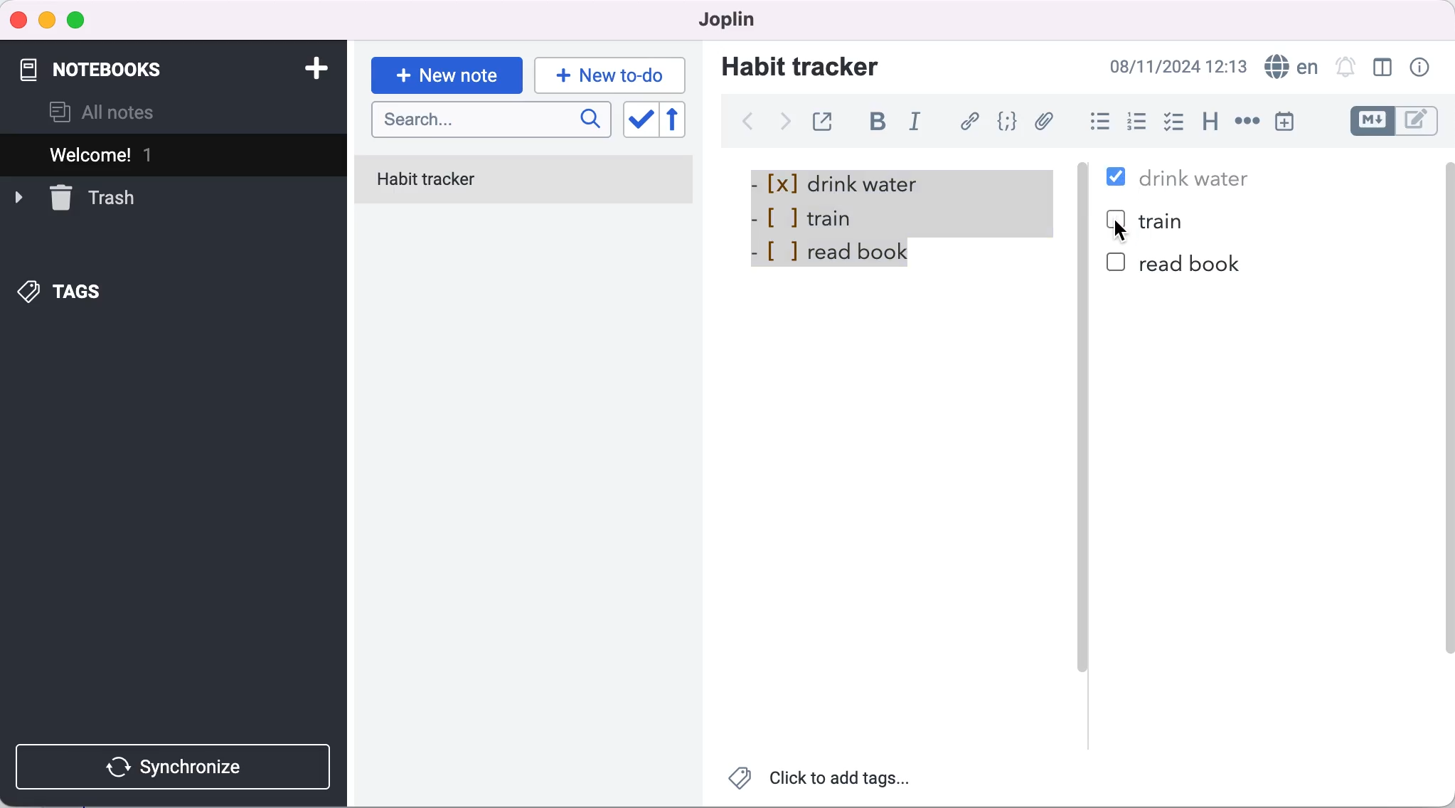 This screenshot has height=808, width=1455. Describe the element at coordinates (1345, 66) in the screenshot. I see `set alarm` at that location.